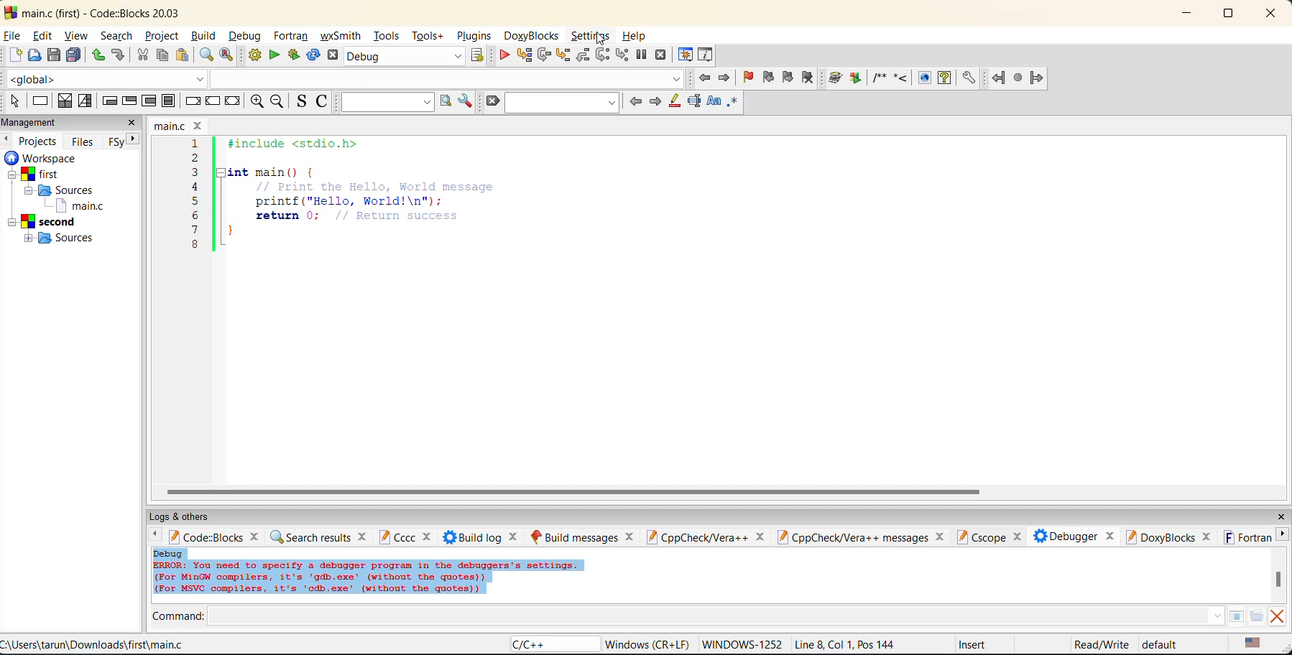 The width and height of the screenshot is (1292, 655). Describe the element at coordinates (536, 644) in the screenshot. I see `C/C++` at that location.